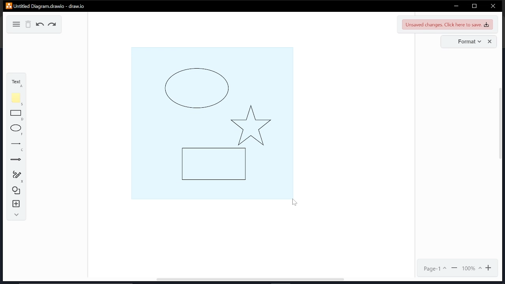 This screenshot has height=284, width=505. What do you see at coordinates (435, 269) in the screenshot?
I see `page1` at bounding box center [435, 269].